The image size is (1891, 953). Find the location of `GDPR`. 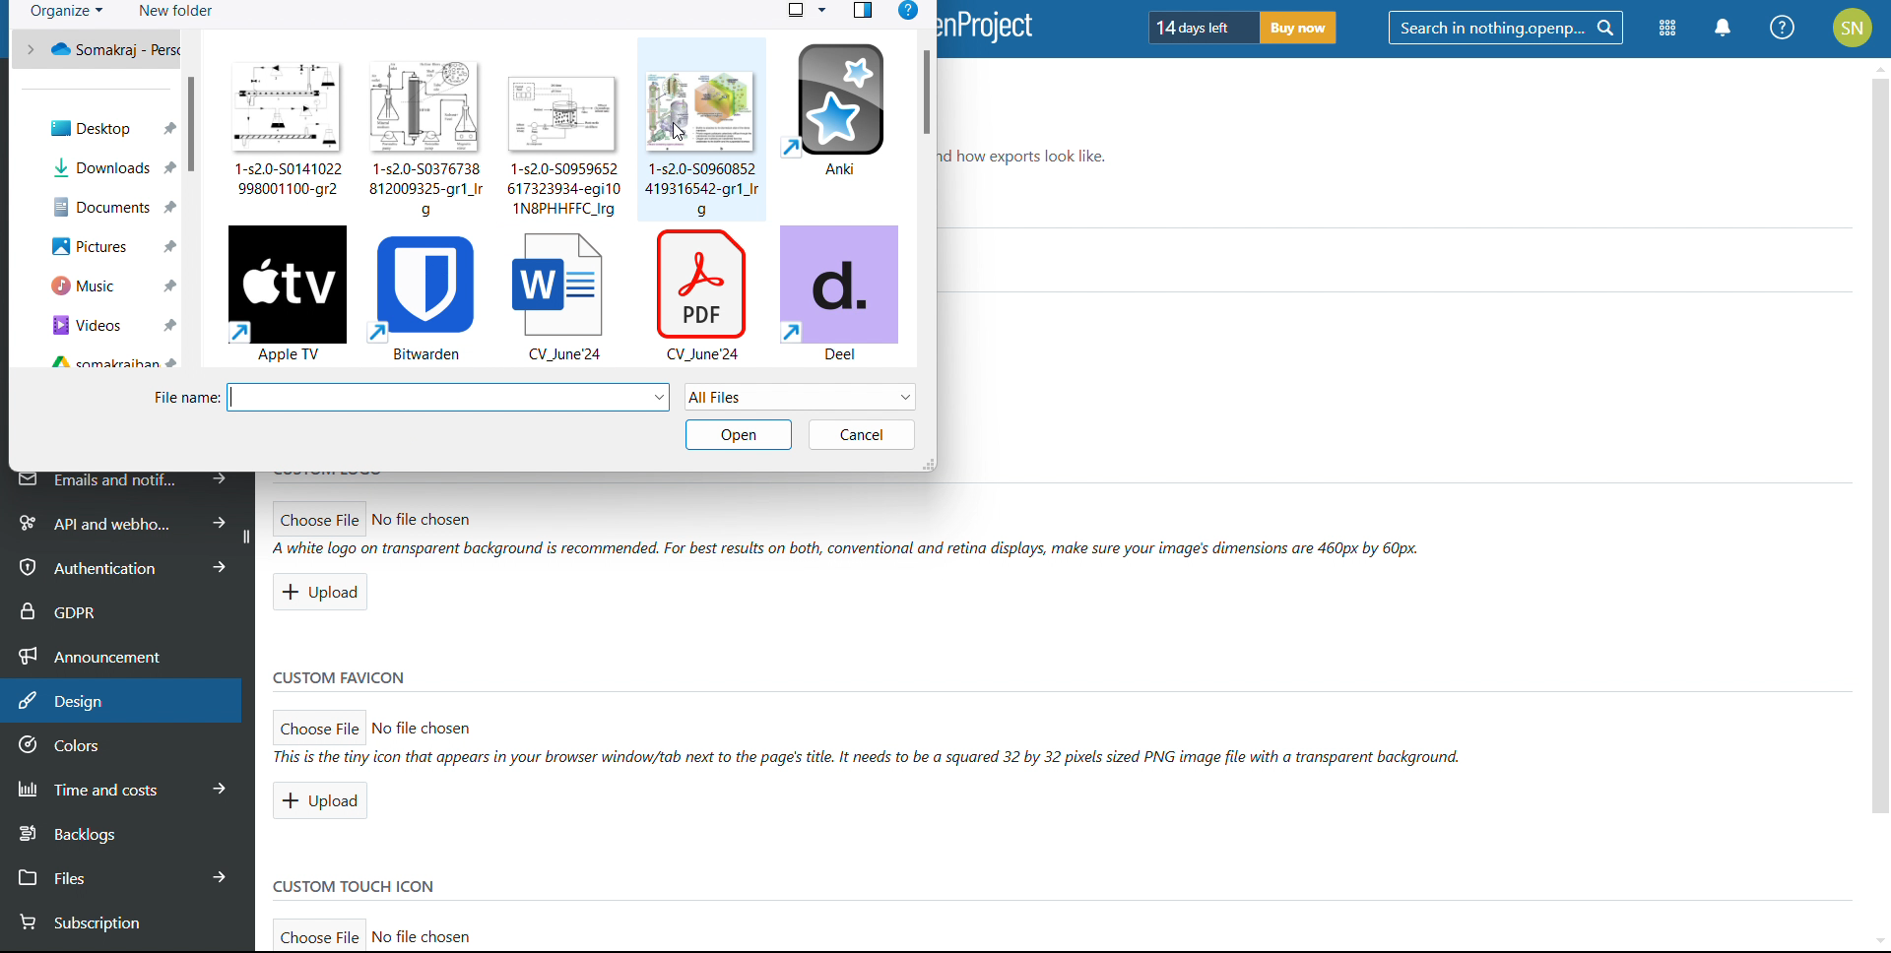

GDPR is located at coordinates (126, 608).